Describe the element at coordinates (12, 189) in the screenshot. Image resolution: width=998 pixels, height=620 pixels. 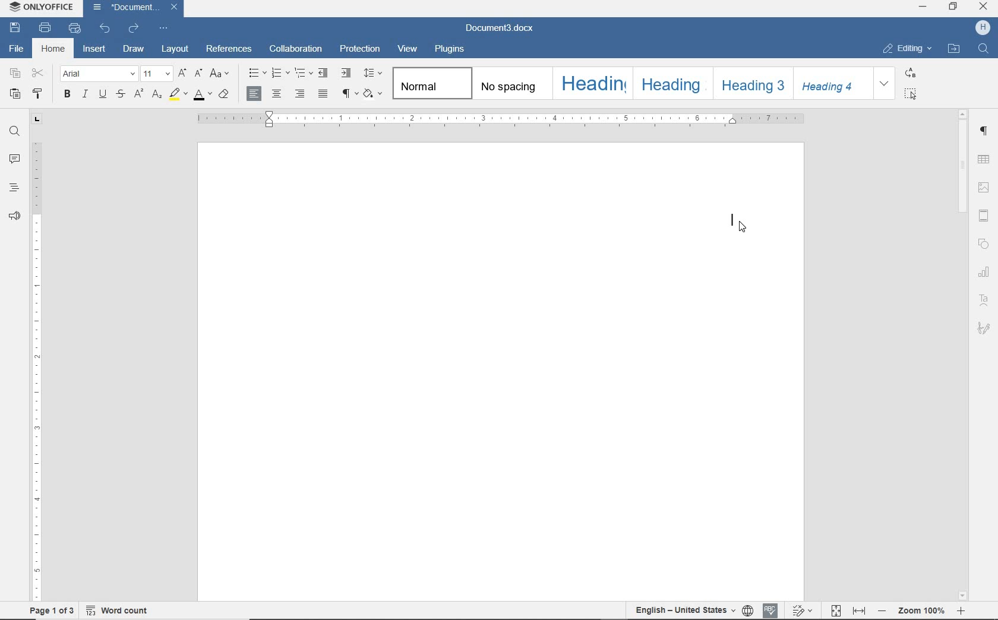
I see `HEADINGS` at that location.